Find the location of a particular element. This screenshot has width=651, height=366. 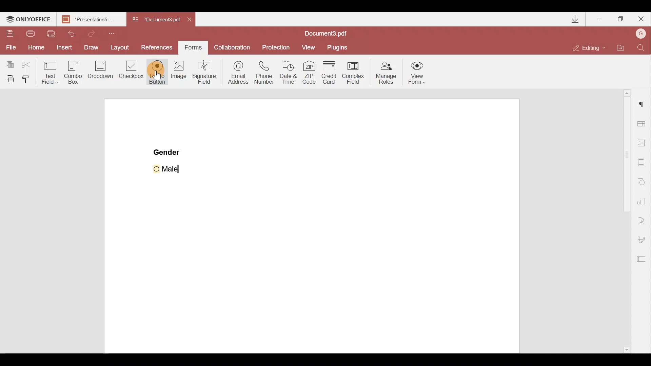

Collaboration is located at coordinates (234, 47).